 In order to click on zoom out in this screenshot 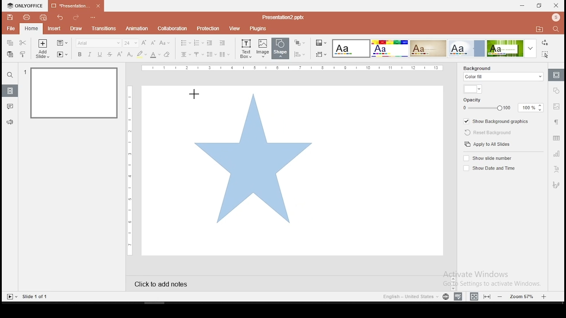, I will do `click(501, 296)`.